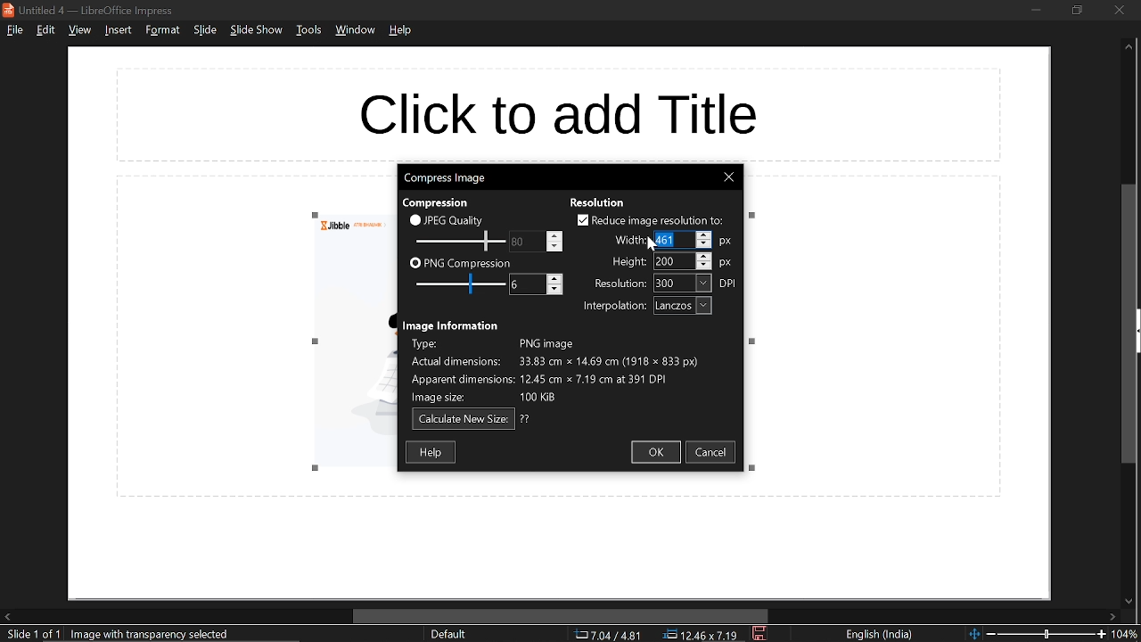 This screenshot has height=642, width=1141. Describe the element at coordinates (257, 32) in the screenshot. I see `slide show` at that location.